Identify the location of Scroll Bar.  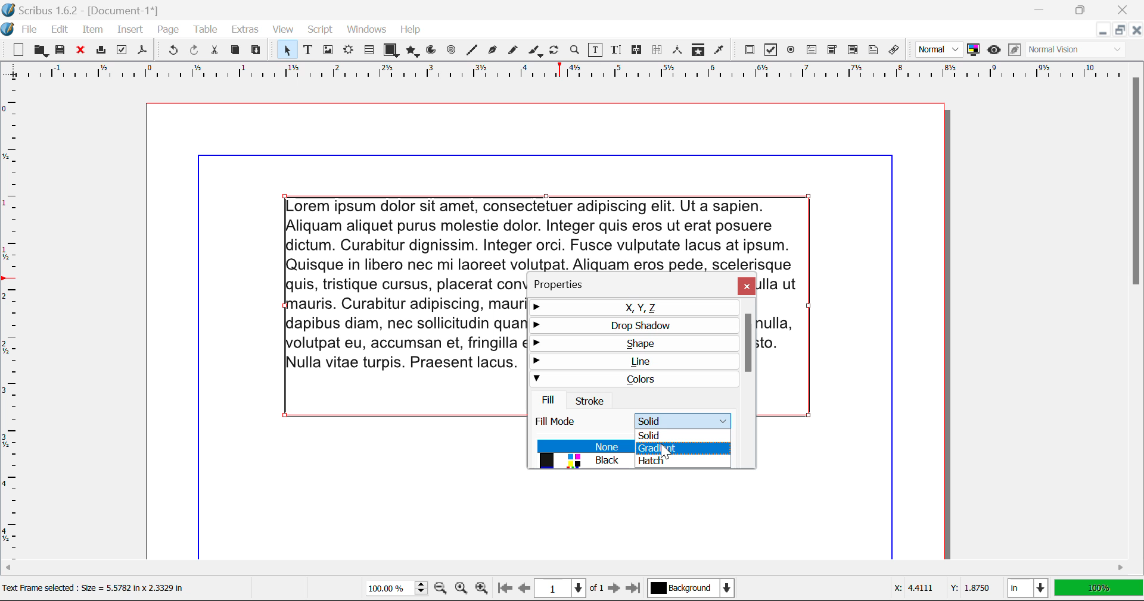
(573, 568).